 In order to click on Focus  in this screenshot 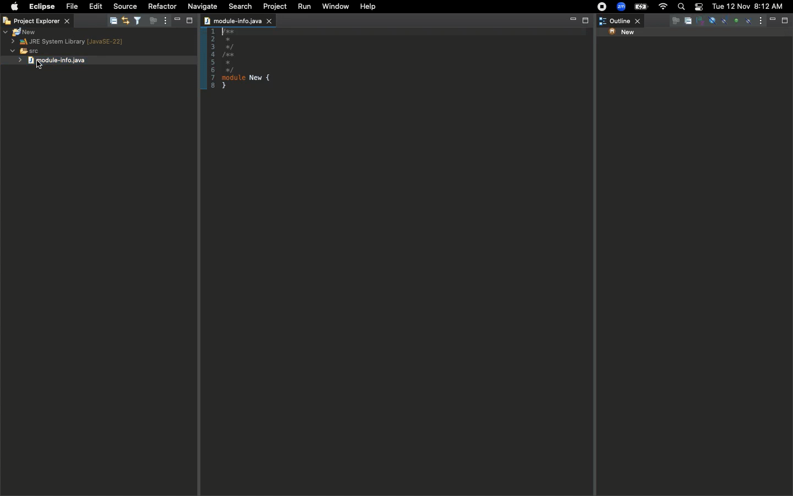, I will do `click(150, 21)`.